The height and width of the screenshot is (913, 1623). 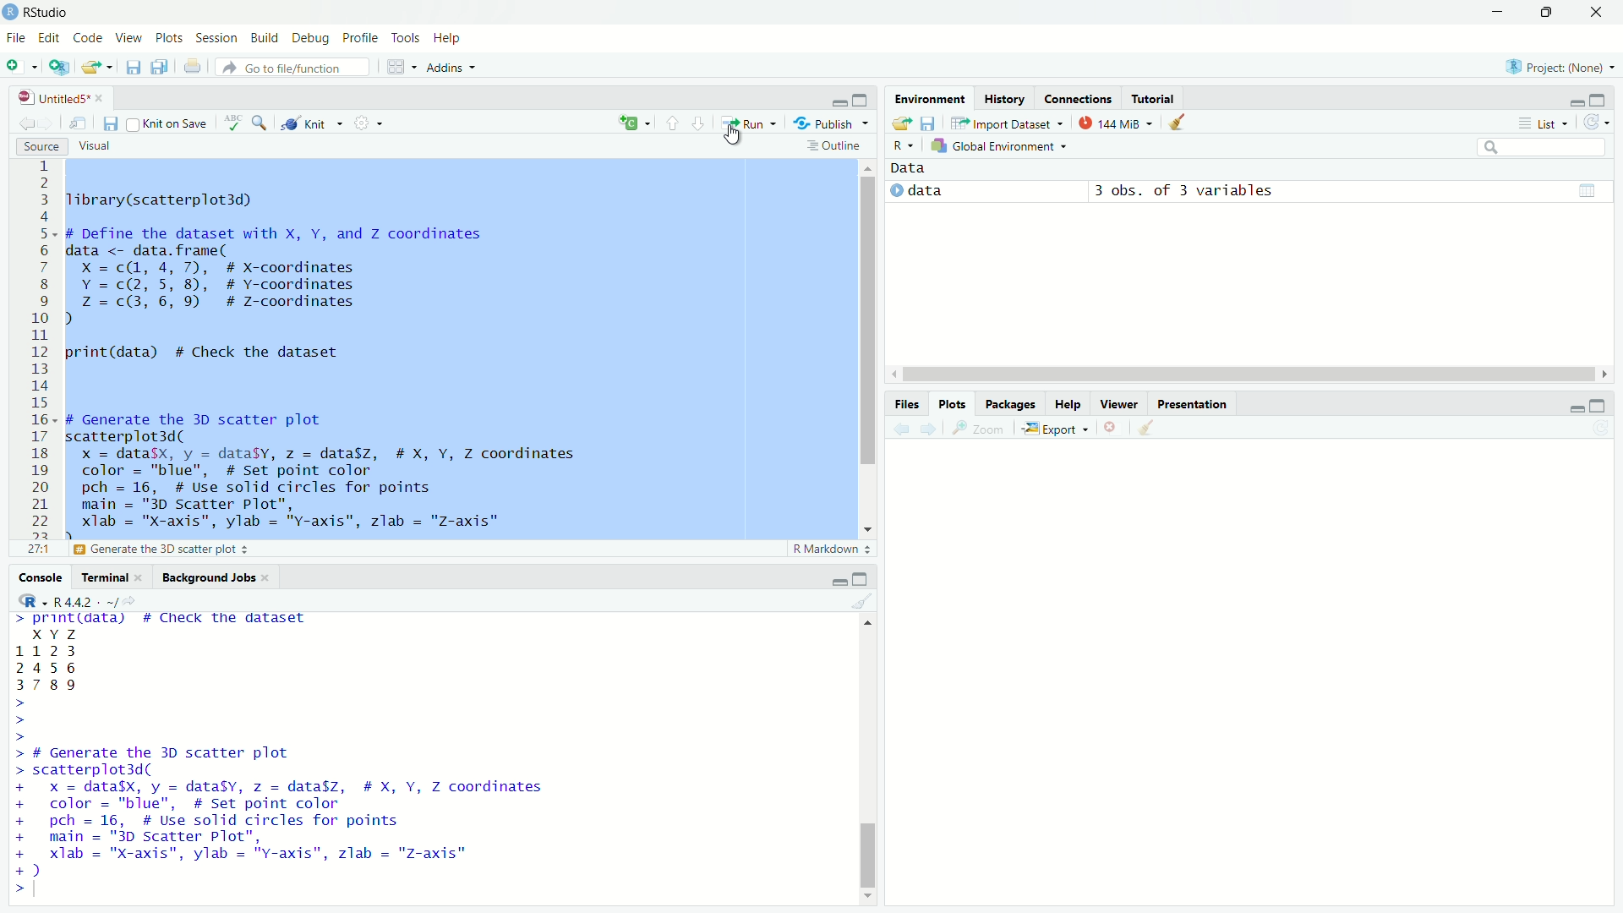 What do you see at coordinates (368, 122) in the screenshot?
I see `settings` at bounding box center [368, 122].